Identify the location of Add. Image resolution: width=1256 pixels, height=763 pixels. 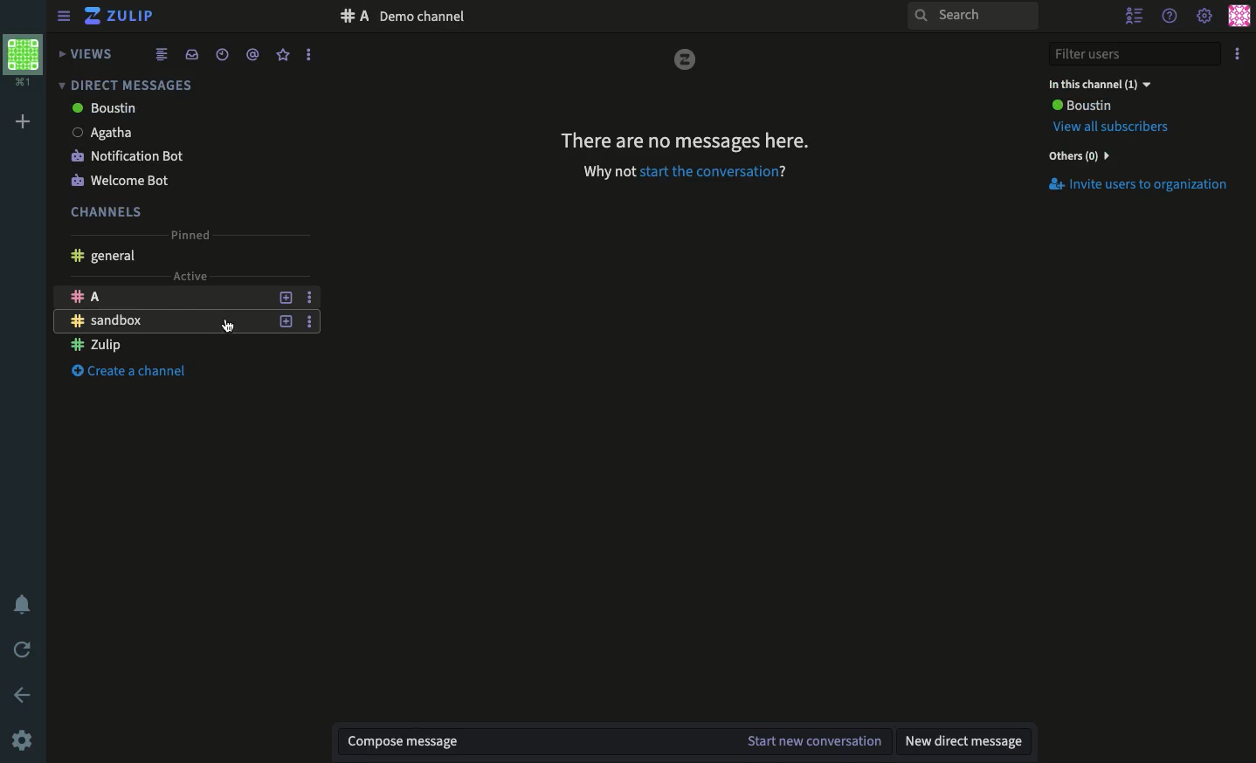
(24, 122).